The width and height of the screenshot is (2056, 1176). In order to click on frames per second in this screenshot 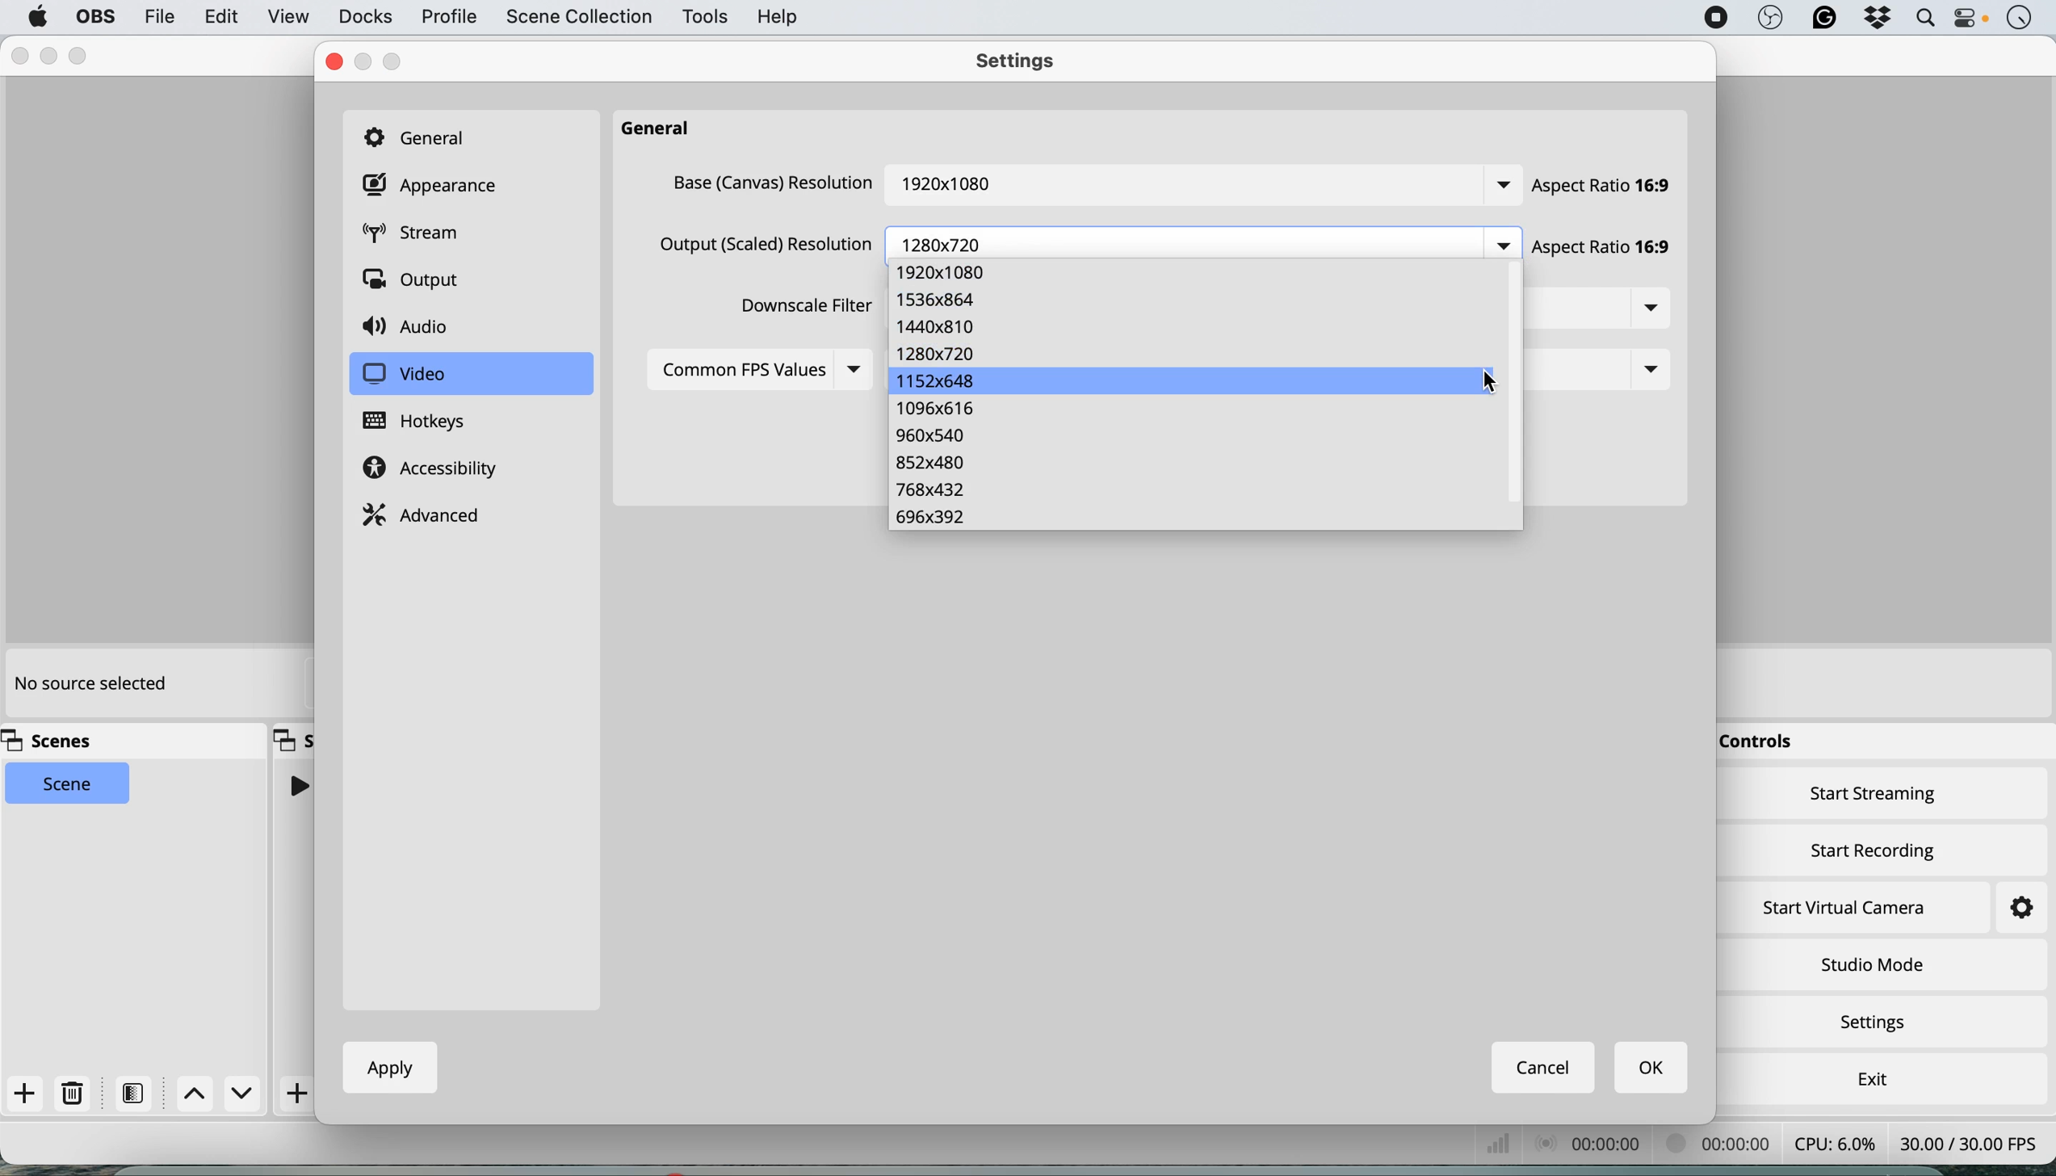, I will do `click(1969, 1141)`.